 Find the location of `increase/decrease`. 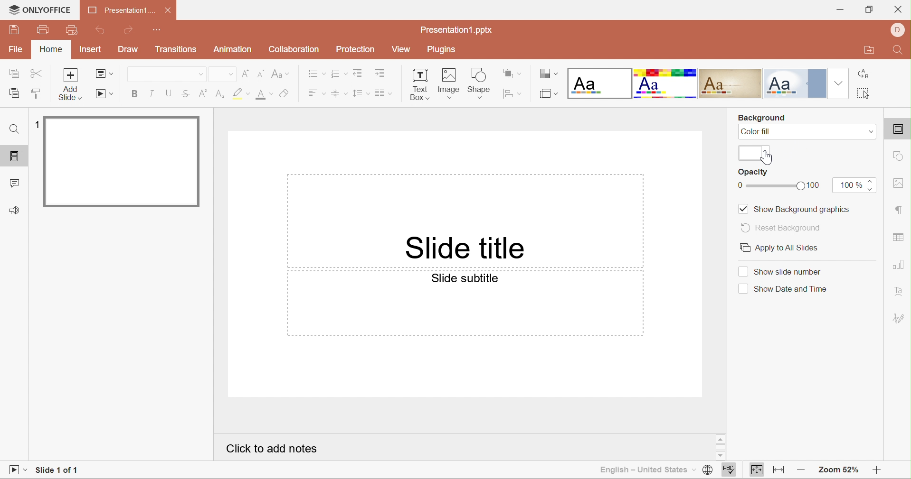

increase/decrease is located at coordinates (869, 185).